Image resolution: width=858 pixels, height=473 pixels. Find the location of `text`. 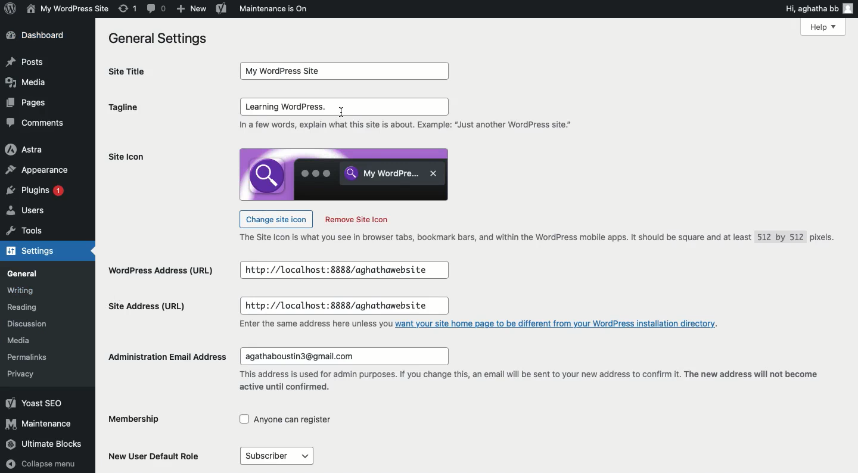

text is located at coordinates (313, 322).